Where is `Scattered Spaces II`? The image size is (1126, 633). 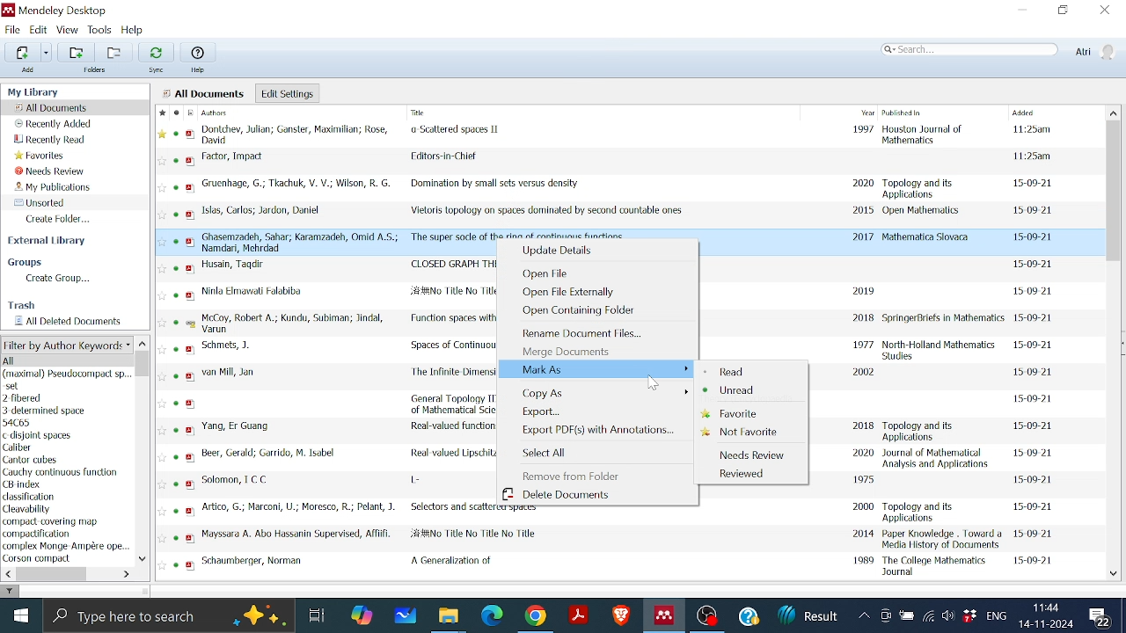
Scattered Spaces II is located at coordinates (621, 135).